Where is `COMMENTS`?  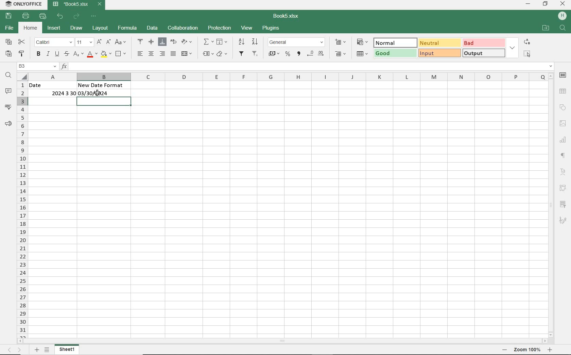
COMMENTS is located at coordinates (8, 91).